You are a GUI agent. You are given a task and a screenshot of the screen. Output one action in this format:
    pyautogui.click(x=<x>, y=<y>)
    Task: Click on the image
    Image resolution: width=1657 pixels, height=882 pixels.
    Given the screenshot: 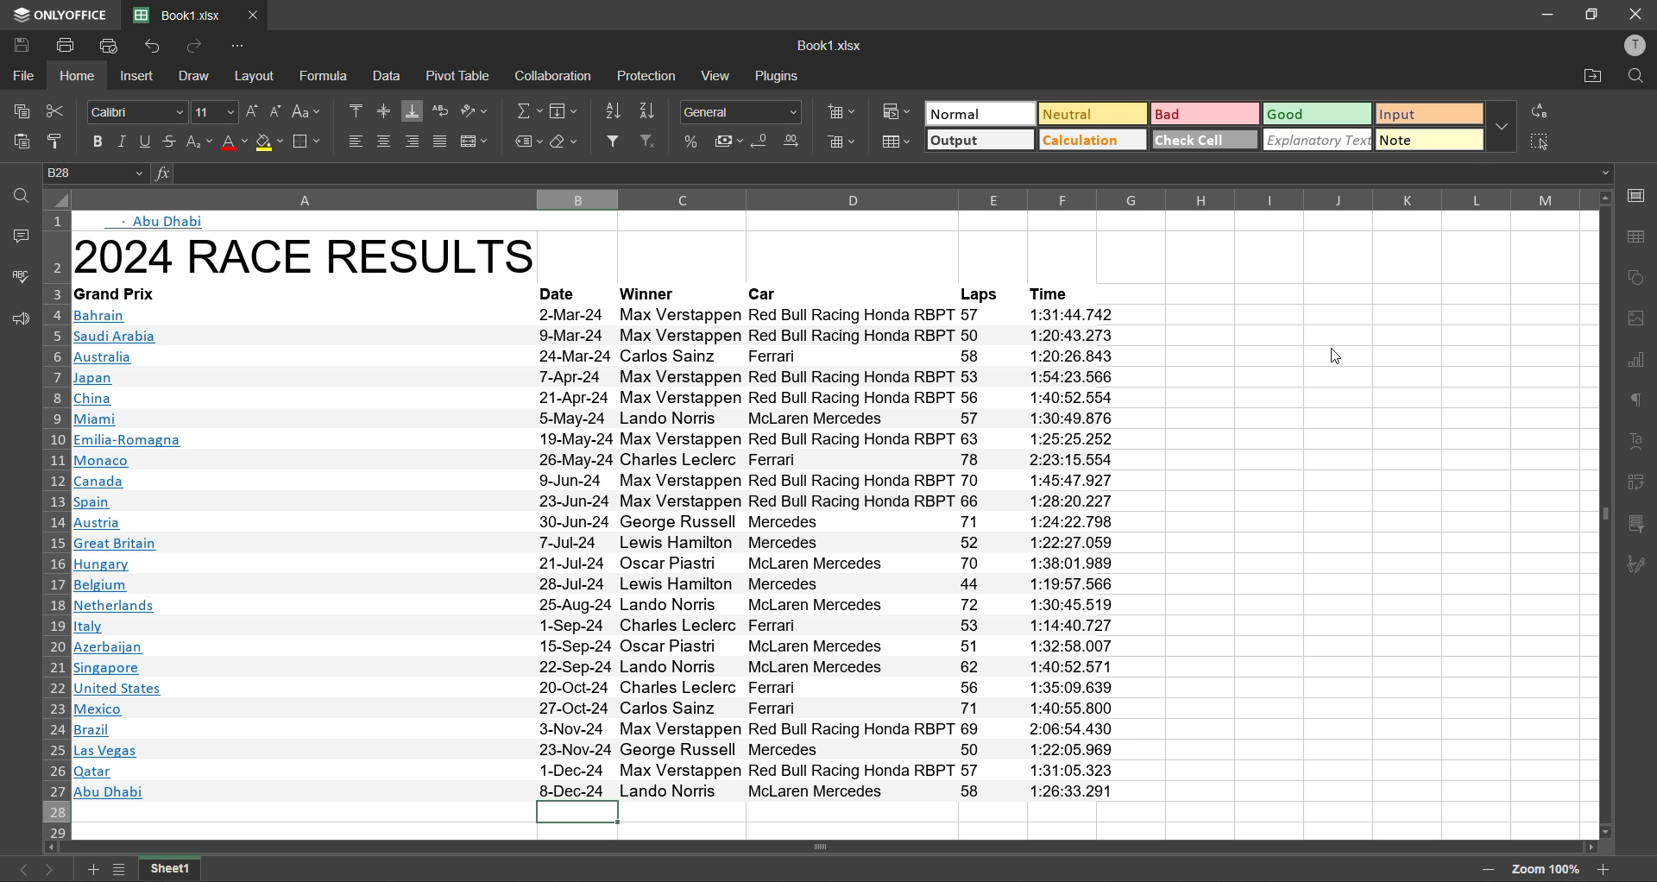 What is the action you would take?
    pyautogui.click(x=1641, y=317)
    